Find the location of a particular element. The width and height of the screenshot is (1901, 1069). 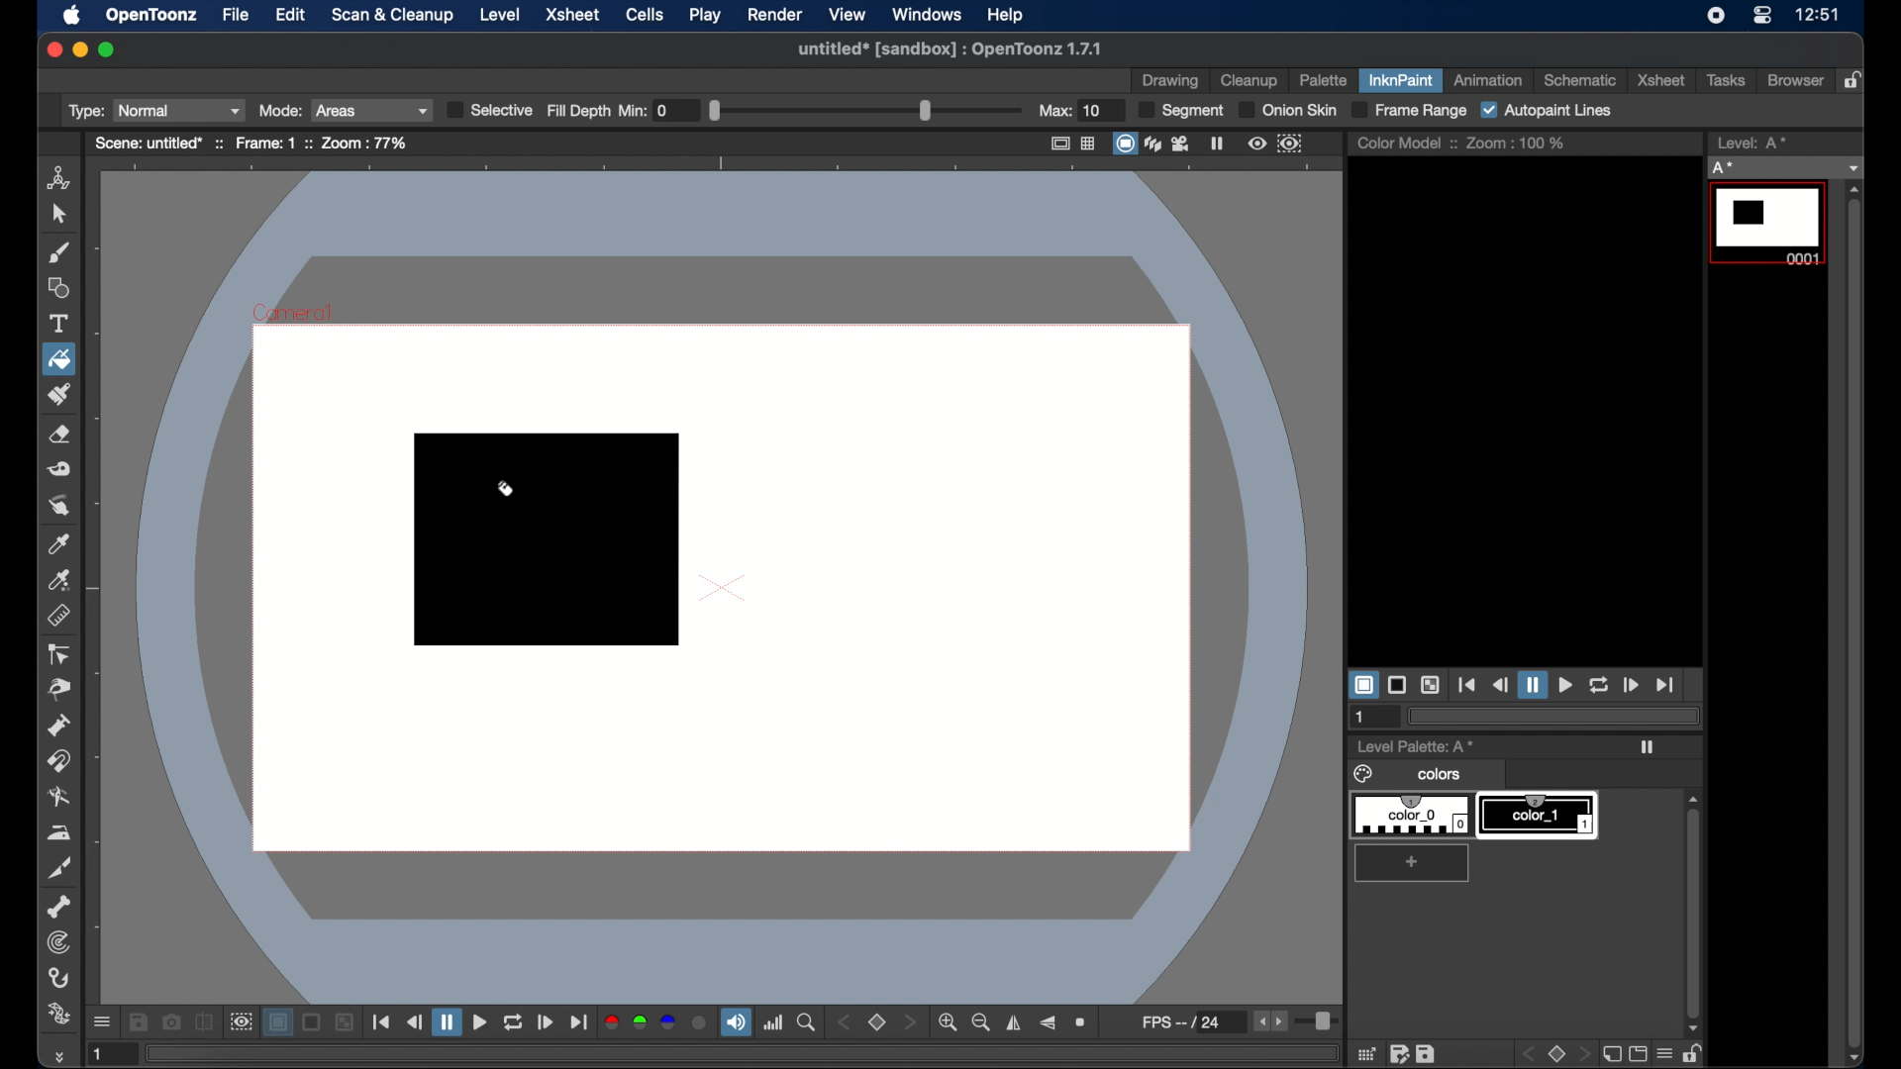

lock rooms table is located at coordinates (1855, 79).